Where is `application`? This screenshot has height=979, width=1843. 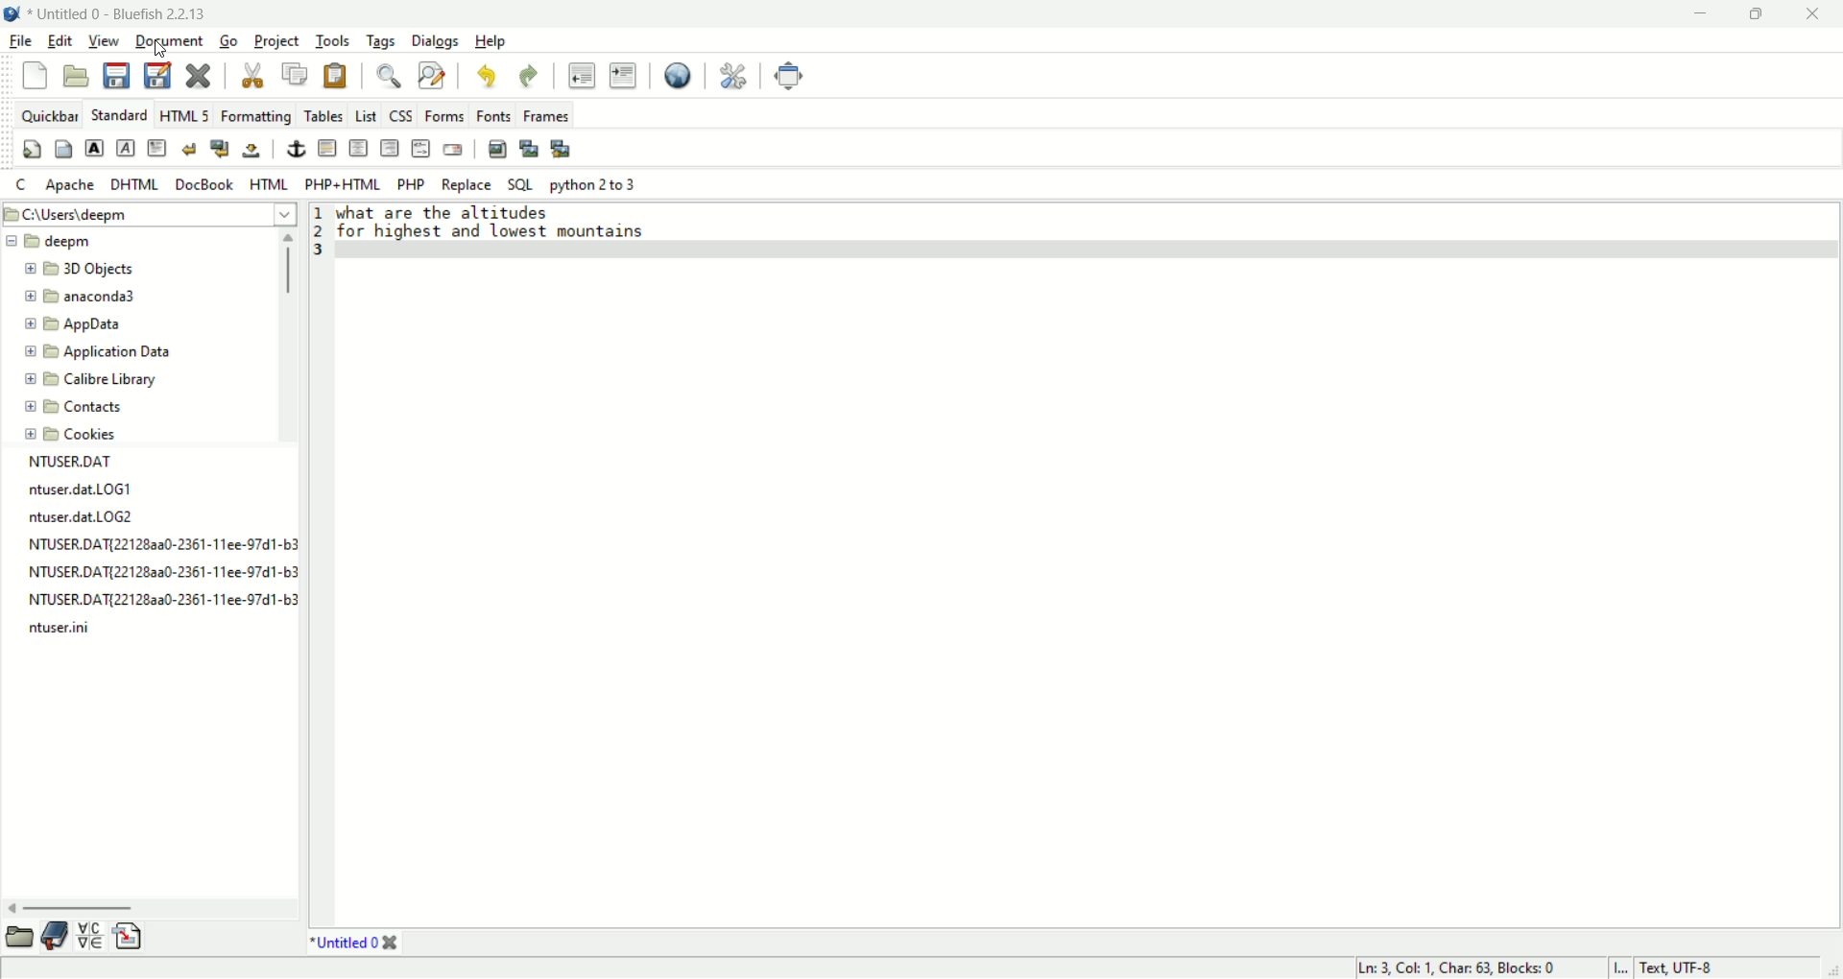
application is located at coordinates (97, 350).